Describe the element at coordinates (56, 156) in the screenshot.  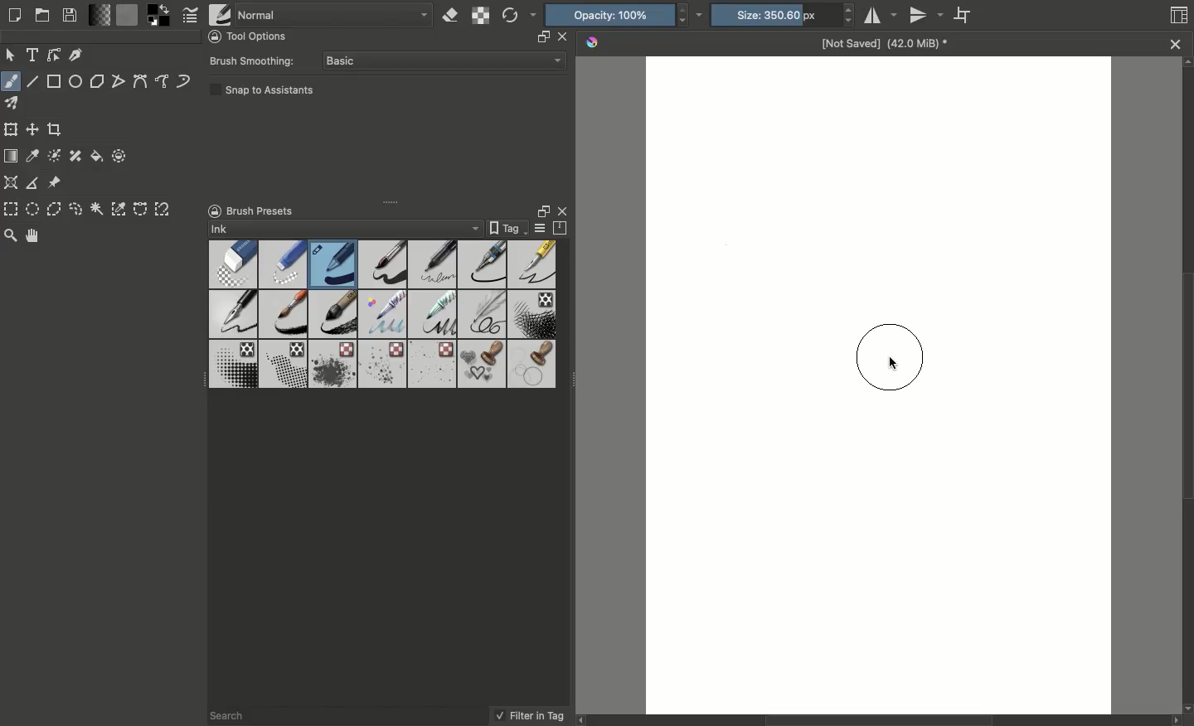
I see `Colorize` at that location.